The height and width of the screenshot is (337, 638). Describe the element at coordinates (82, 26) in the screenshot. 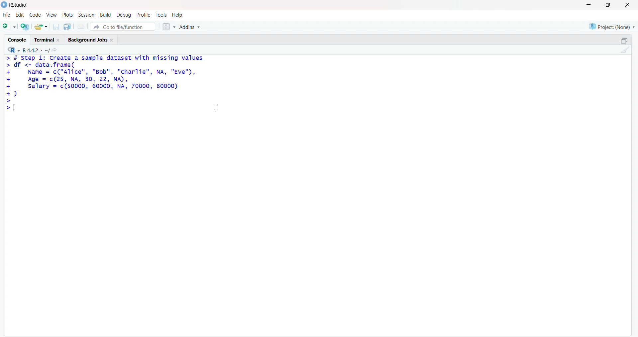

I see `Print the current file` at that location.